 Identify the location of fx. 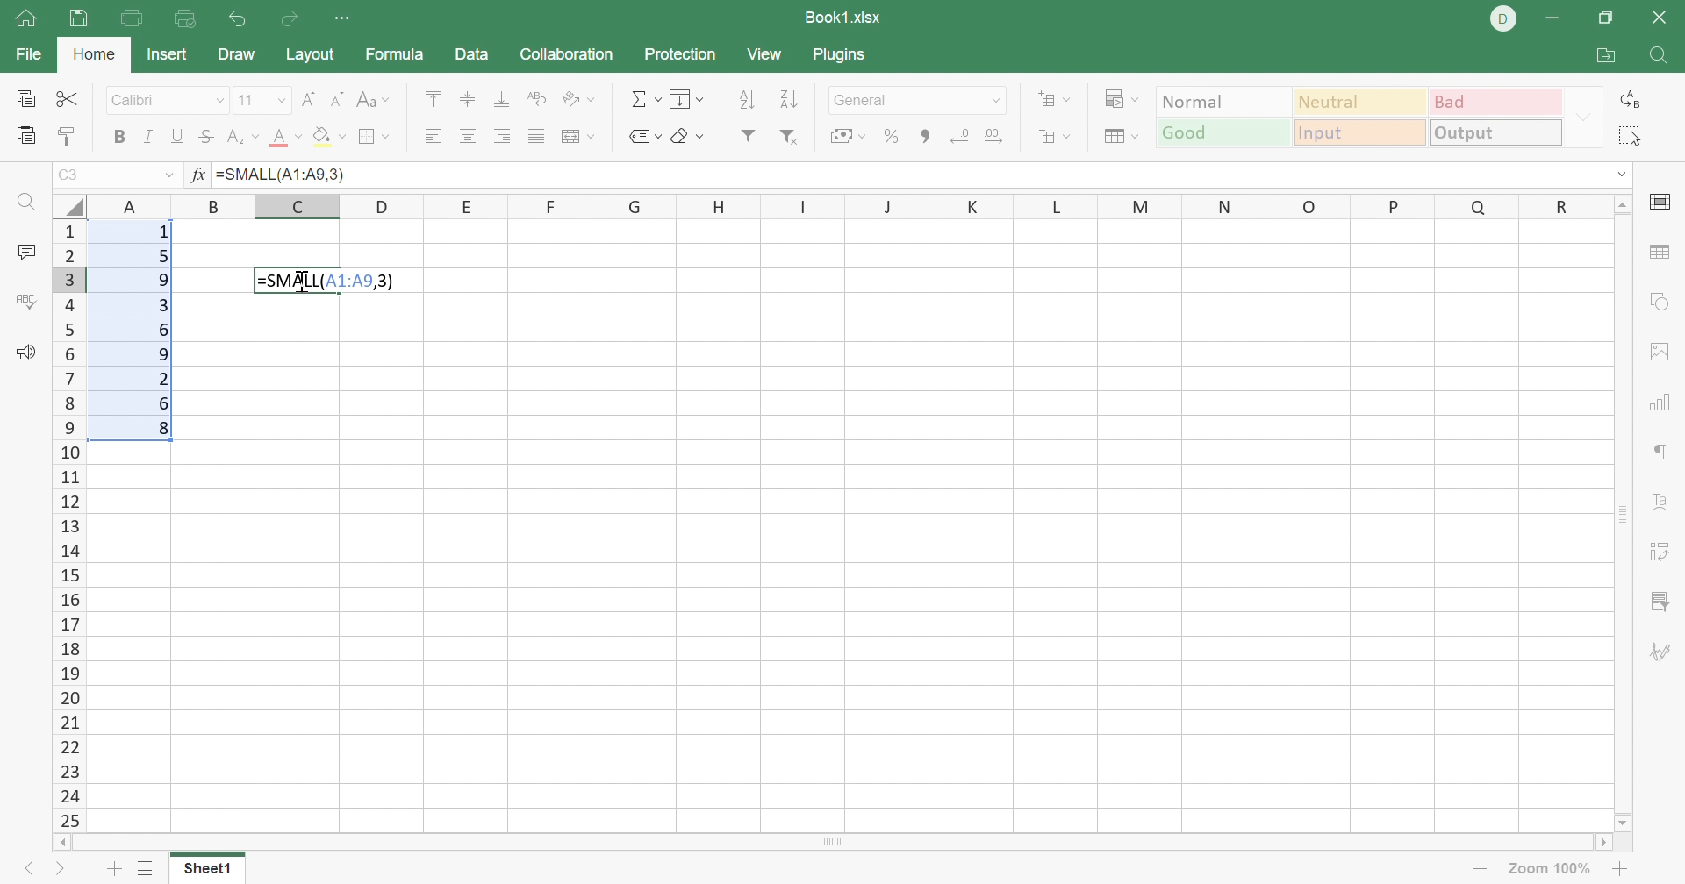
(199, 174).